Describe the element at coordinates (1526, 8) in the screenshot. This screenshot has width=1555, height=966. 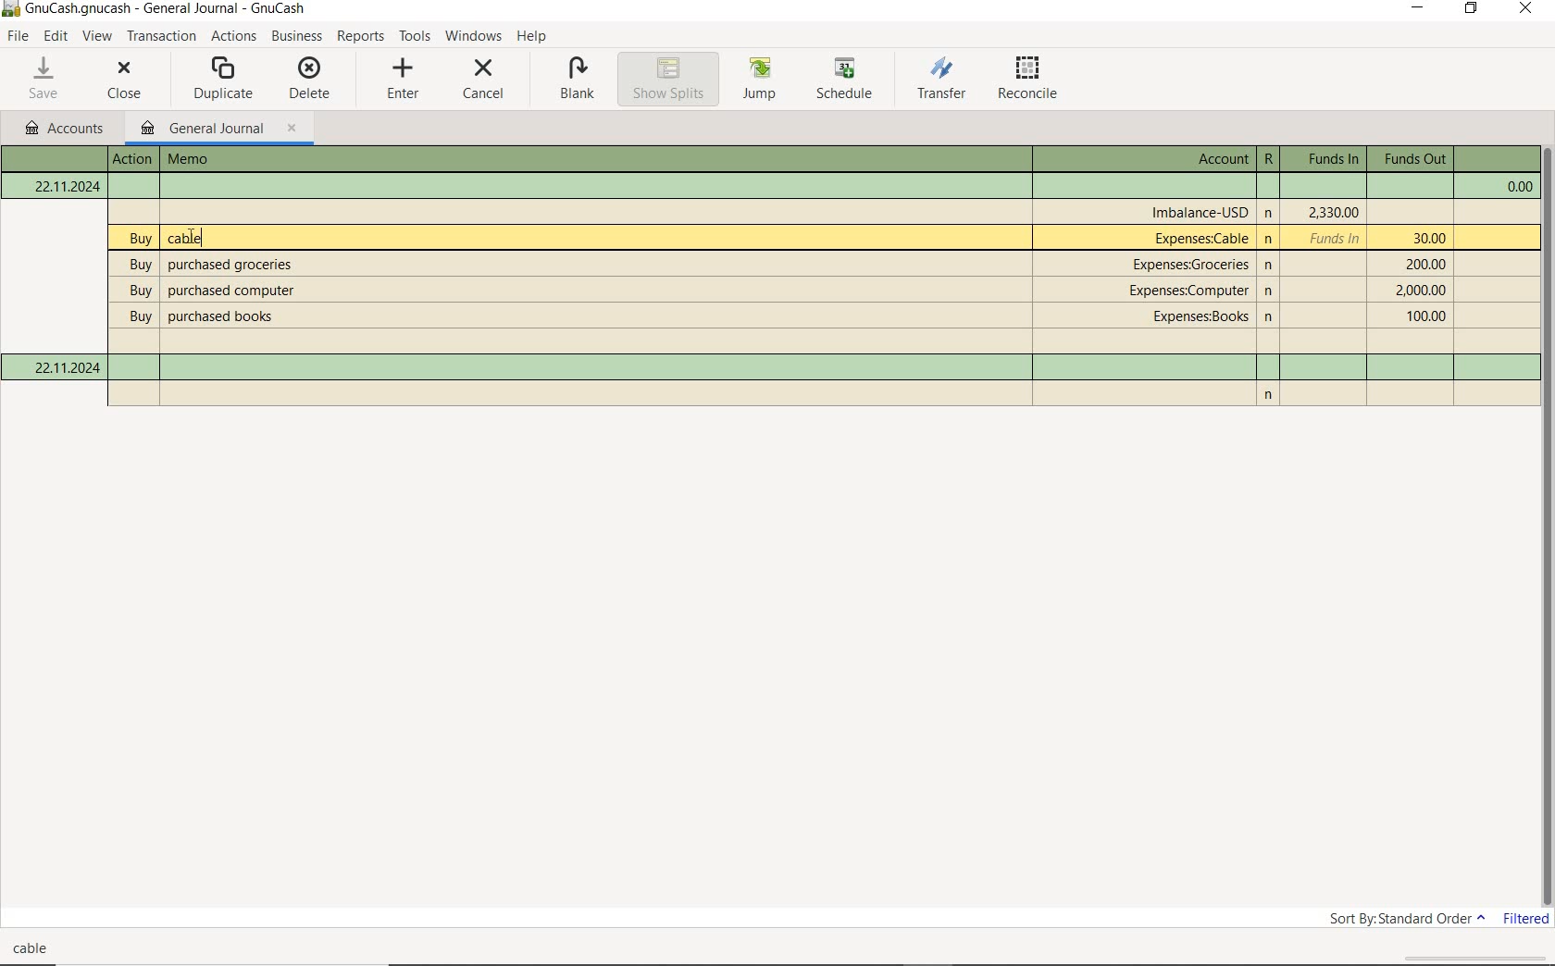
I see `CLOSE` at that location.